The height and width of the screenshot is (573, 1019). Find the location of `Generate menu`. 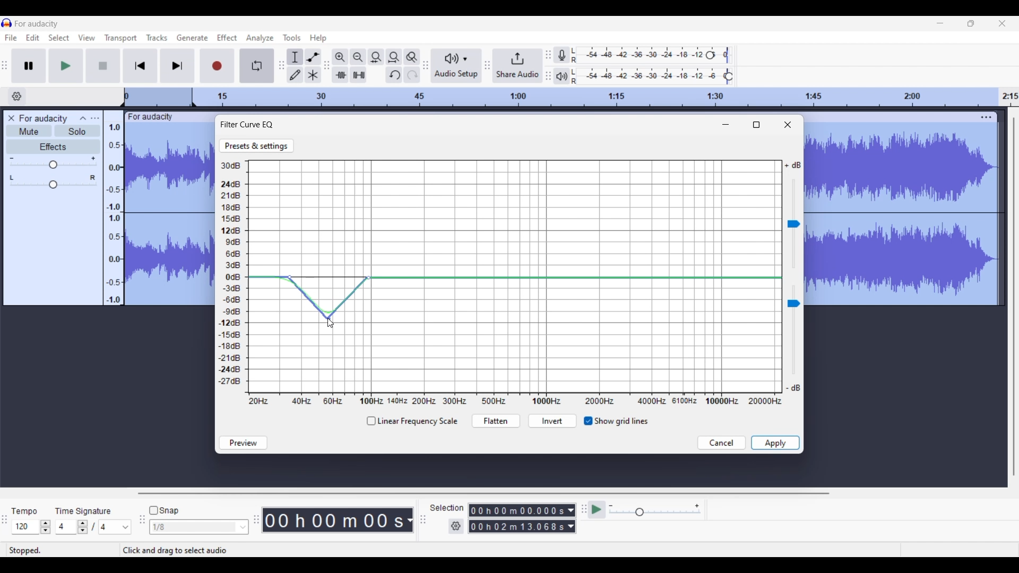

Generate menu is located at coordinates (190, 39).